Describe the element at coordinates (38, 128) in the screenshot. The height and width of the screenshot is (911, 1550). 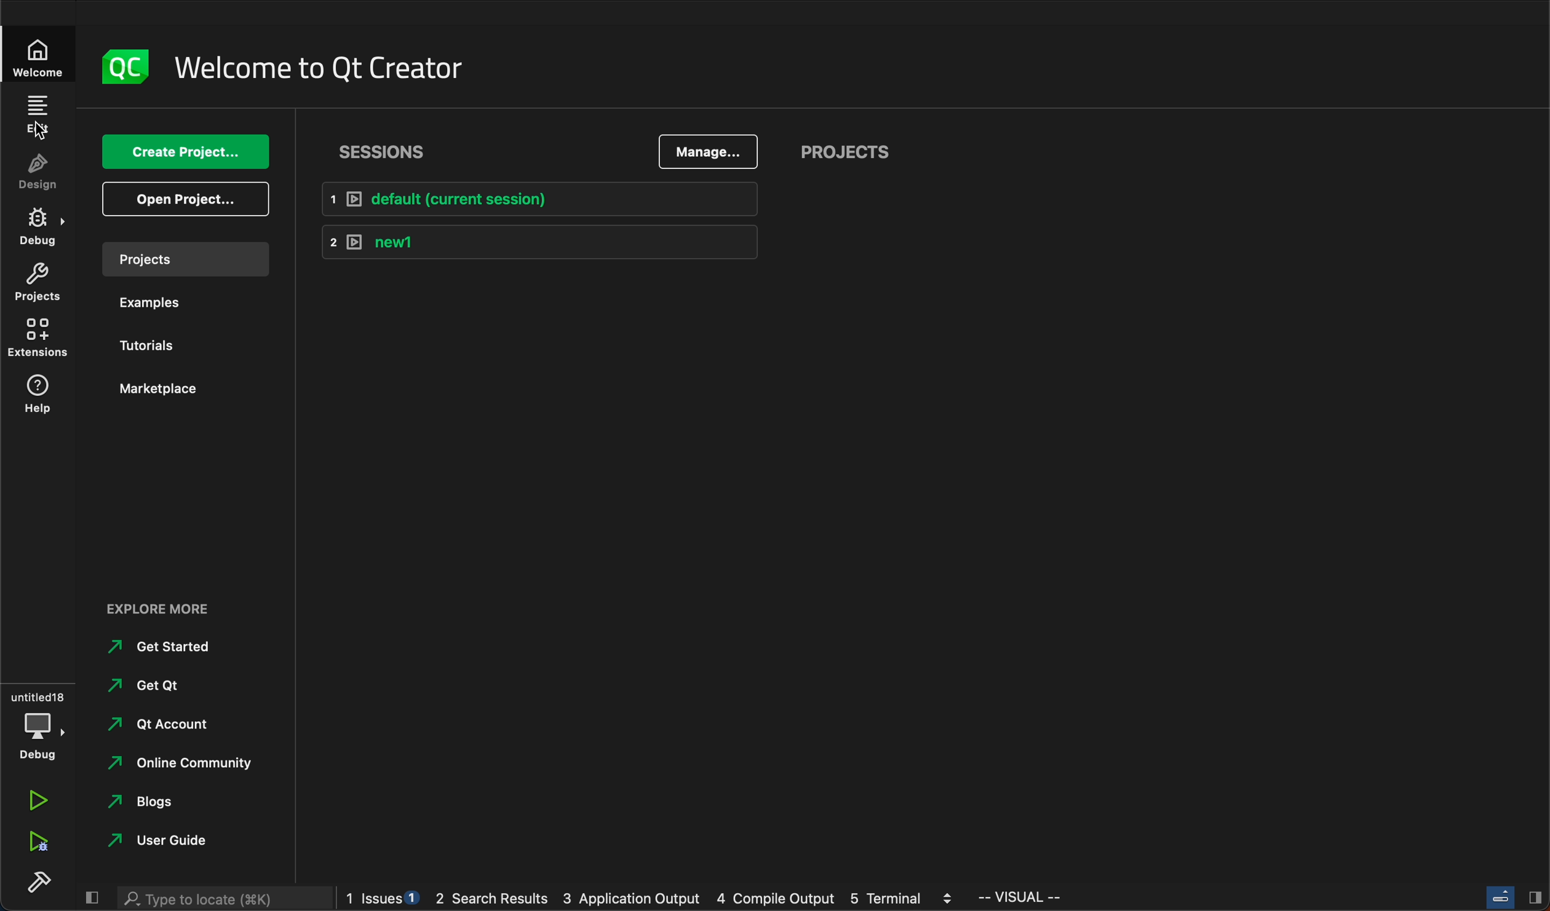
I see `cursor` at that location.